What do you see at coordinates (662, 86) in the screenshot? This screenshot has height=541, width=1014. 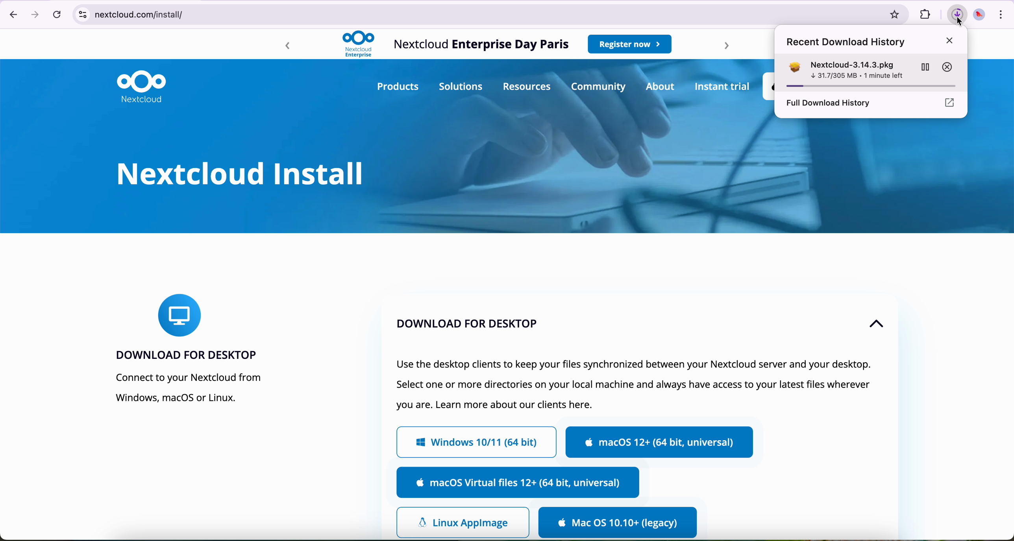 I see `about` at bounding box center [662, 86].